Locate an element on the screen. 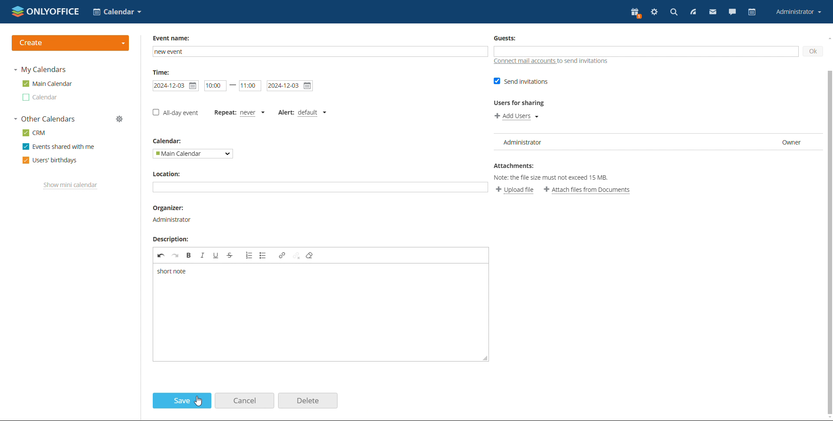  Calendar: is located at coordinates (166, 141).